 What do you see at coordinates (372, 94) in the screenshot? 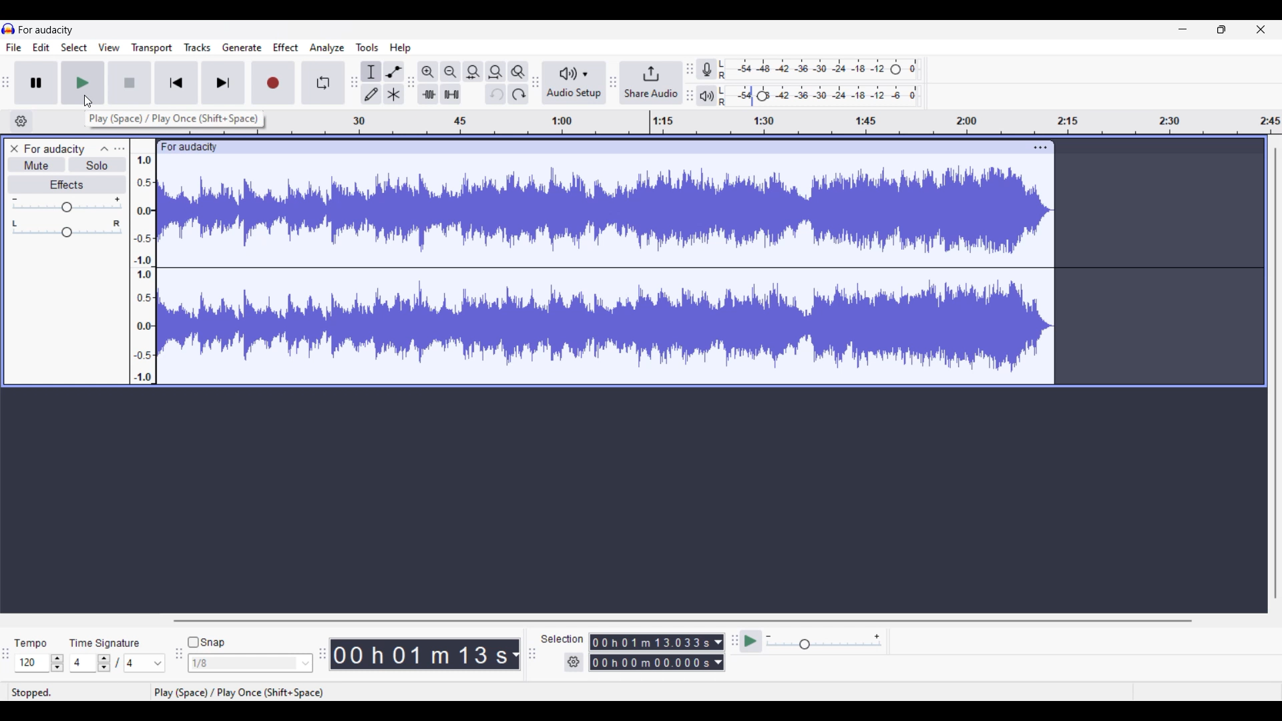
I see `Draw tool` at bounding box center [372, 94].